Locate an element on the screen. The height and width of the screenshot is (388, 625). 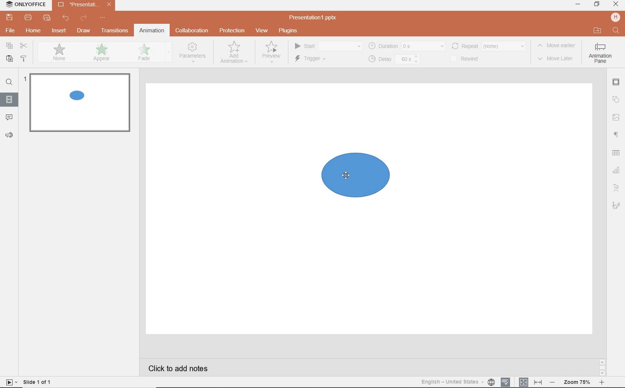
shape settings is located at coordinates (617, 99).